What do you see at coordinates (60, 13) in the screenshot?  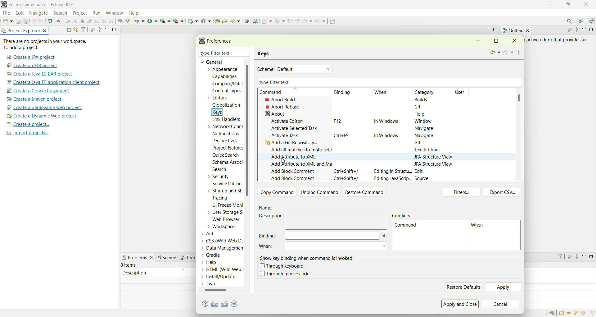 I see `search` at bounding box center [60, 13].